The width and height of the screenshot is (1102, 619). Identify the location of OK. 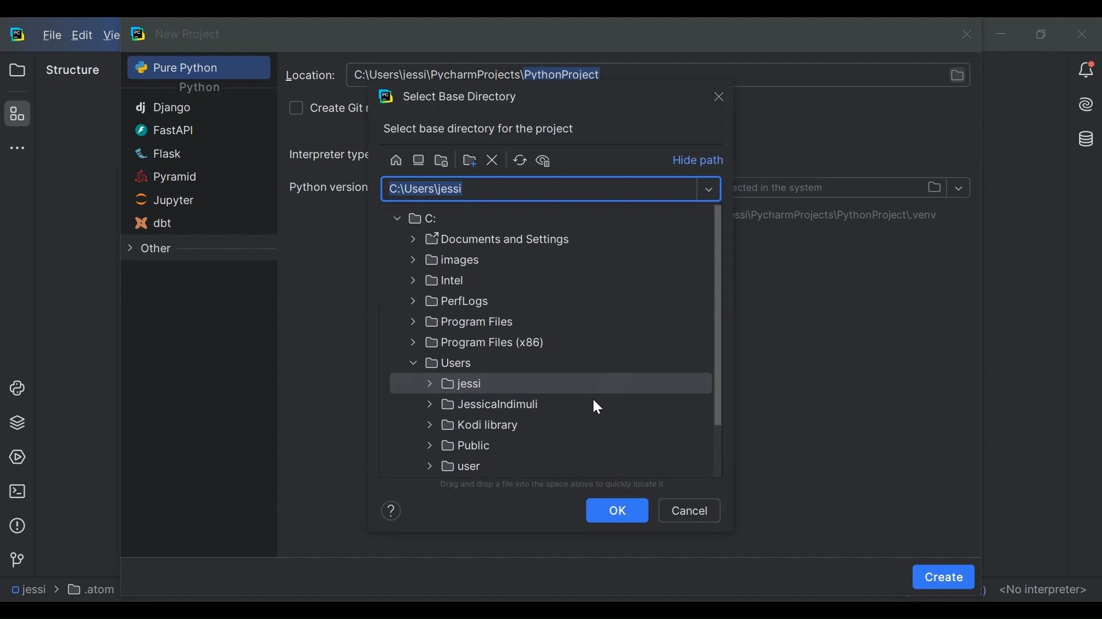
(618, 510).